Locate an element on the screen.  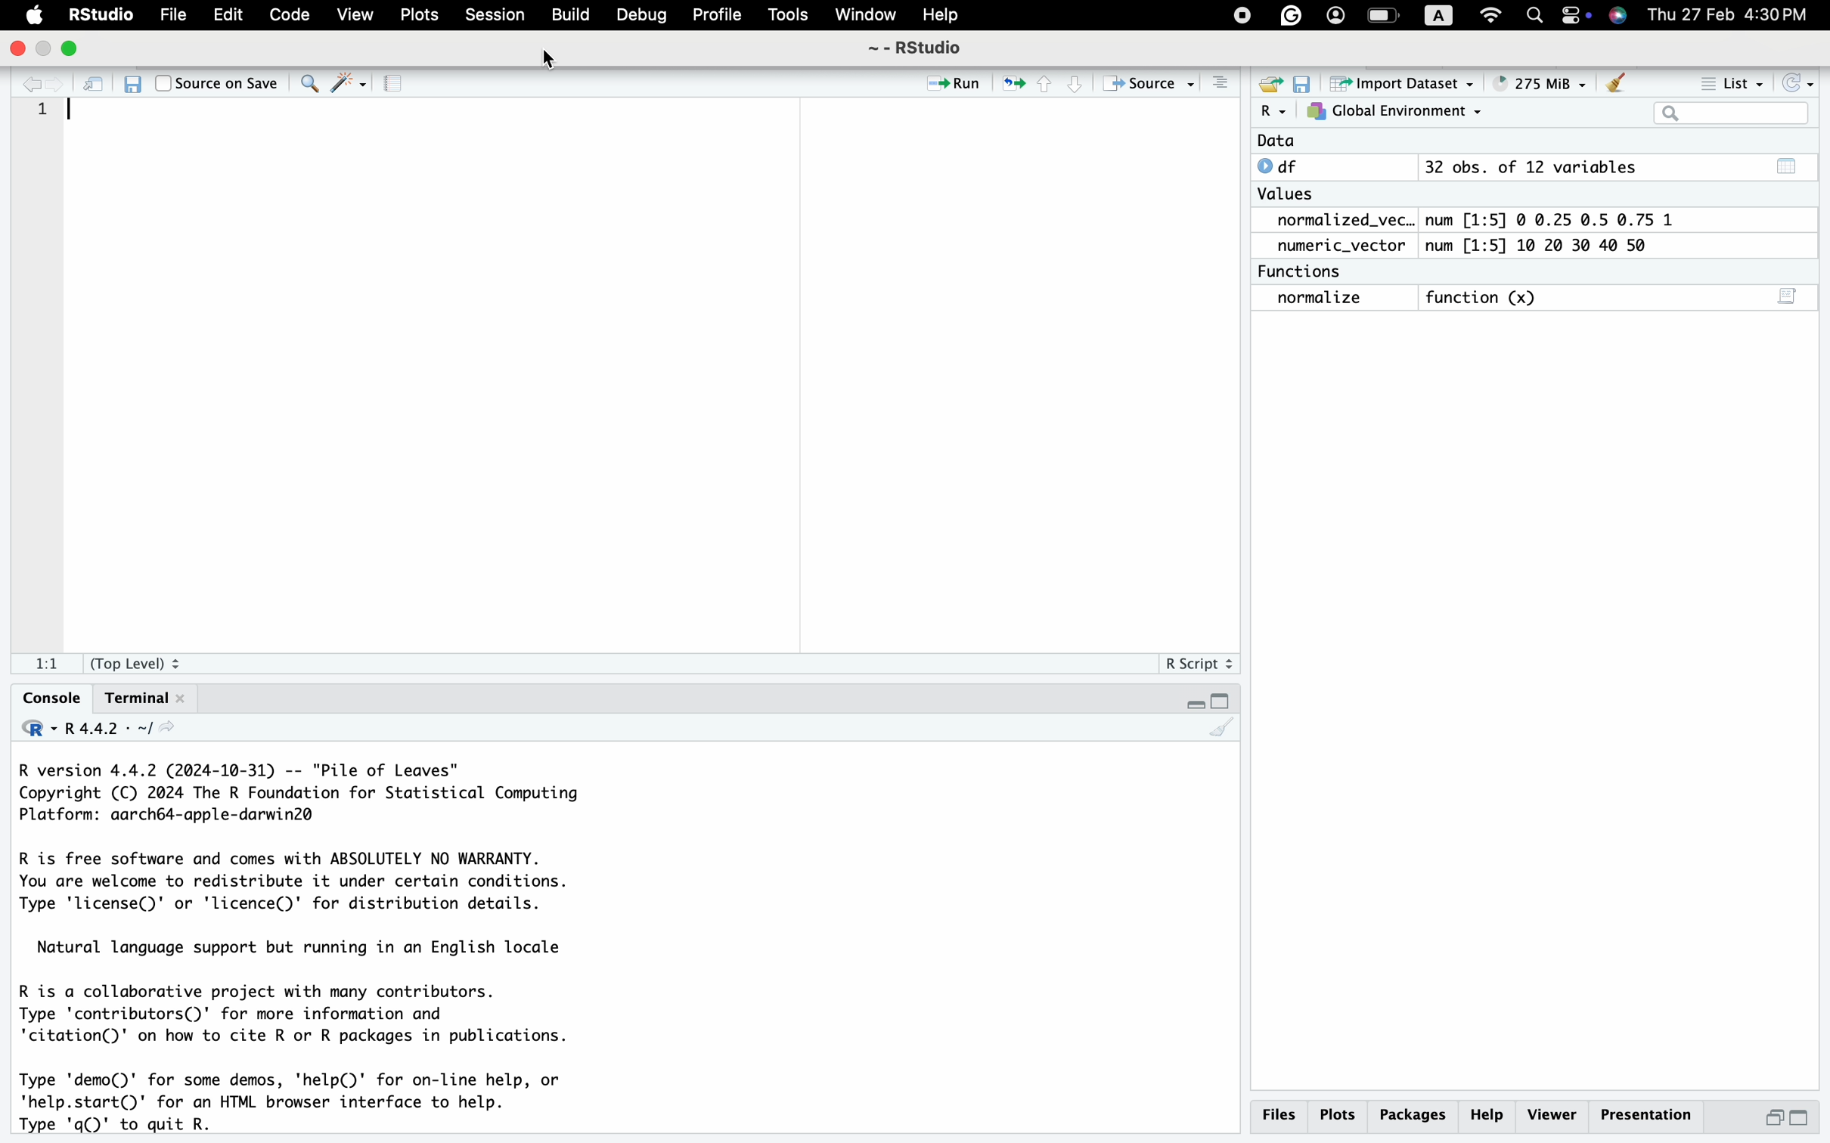
packages is located at coordinates (1413, 1117).